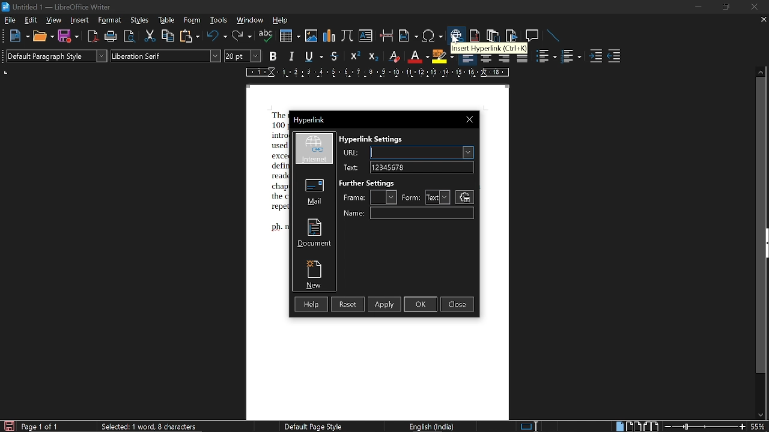 This screenshot has height=432, width=769. What do you see at coordinates (596, 56) in the screenshot?
I see `increase indent` at bounding box center [596, 56].